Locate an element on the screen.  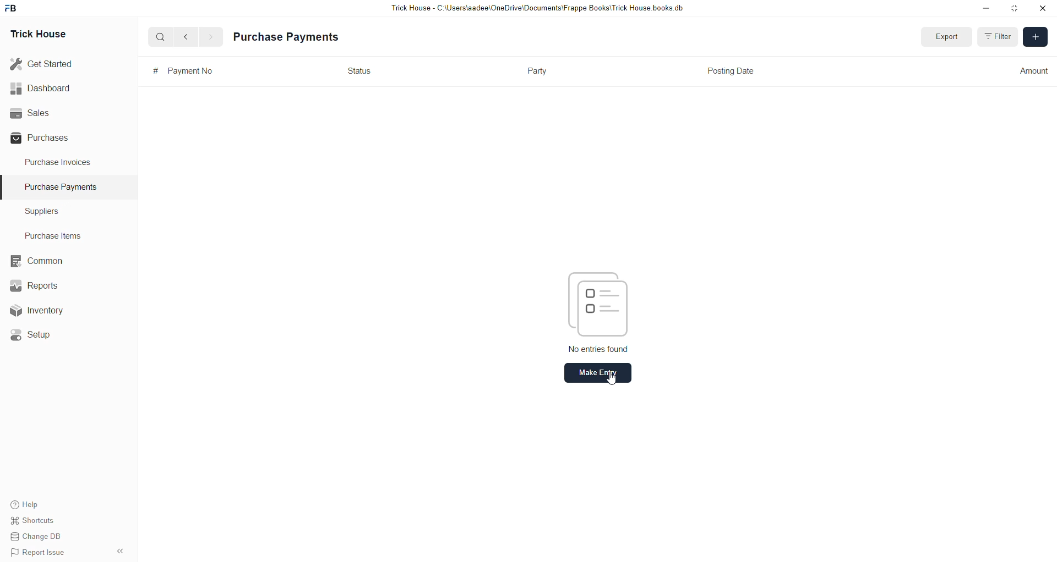
cursor is located at coordinates (611, 380).